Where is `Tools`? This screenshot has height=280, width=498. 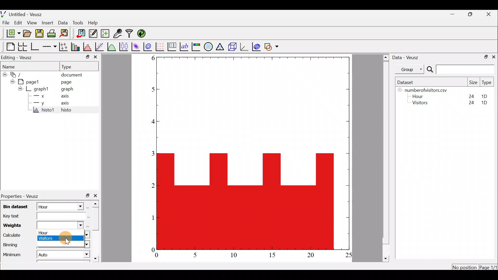
Tools is located at coordinates (79, 23).